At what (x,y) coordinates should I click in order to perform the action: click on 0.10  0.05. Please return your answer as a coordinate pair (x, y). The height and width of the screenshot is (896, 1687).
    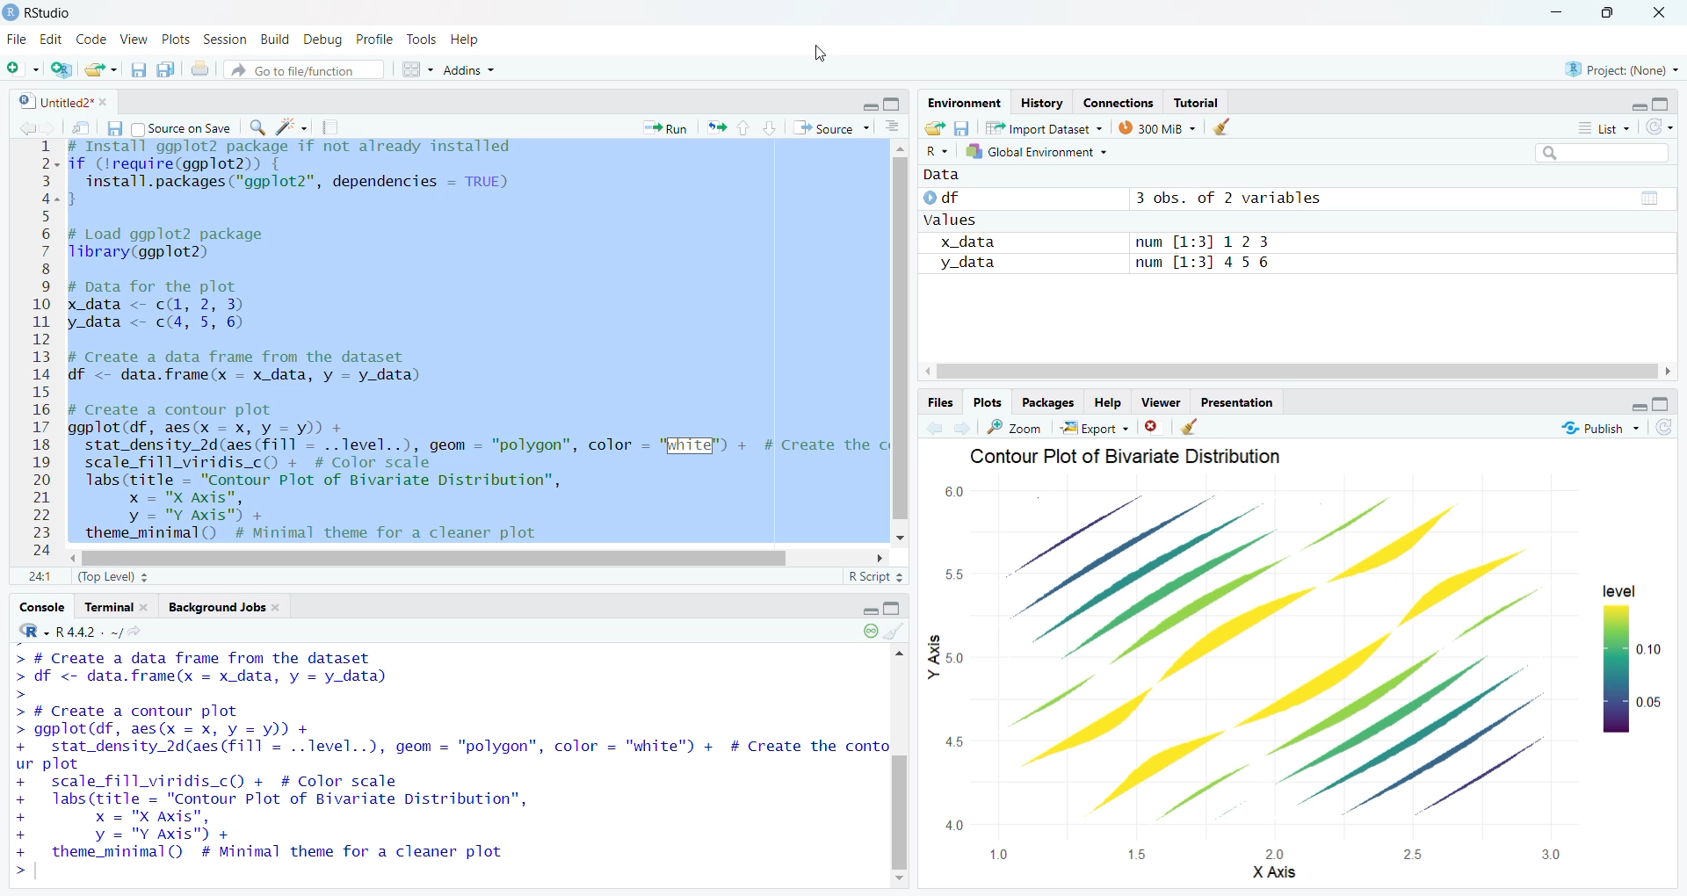
    Looking at the image, I should click on (1633, 672).